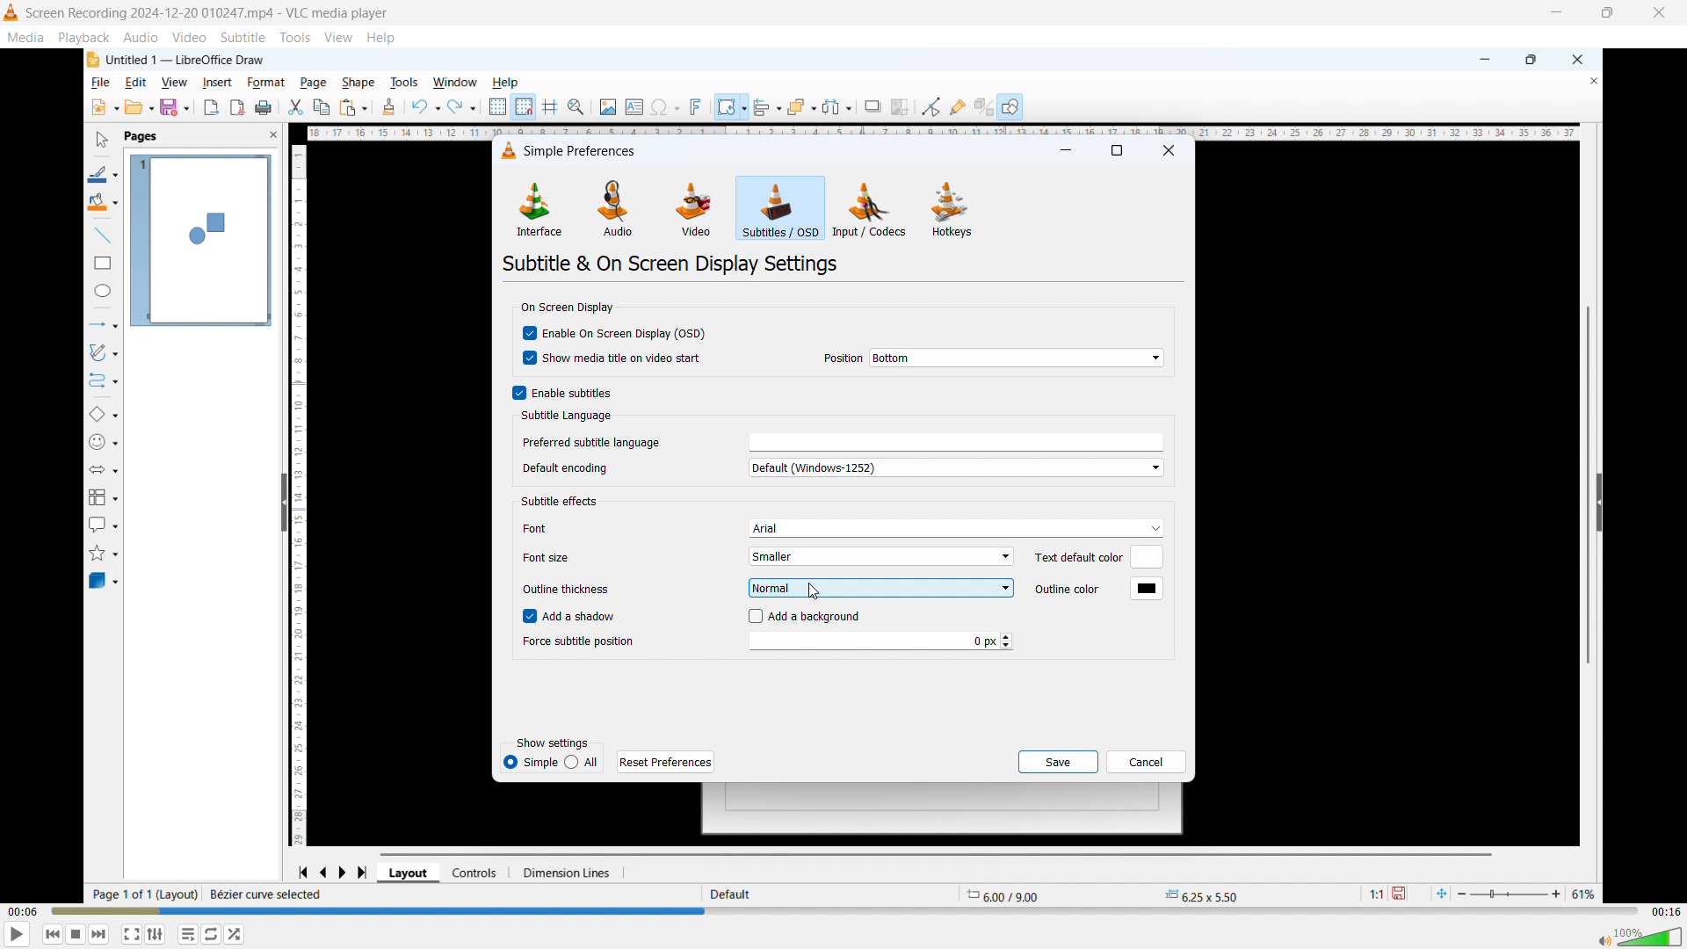  Describe the element at coordinates (1075, 557) in the screenshot. I see `Text default color` at that location.